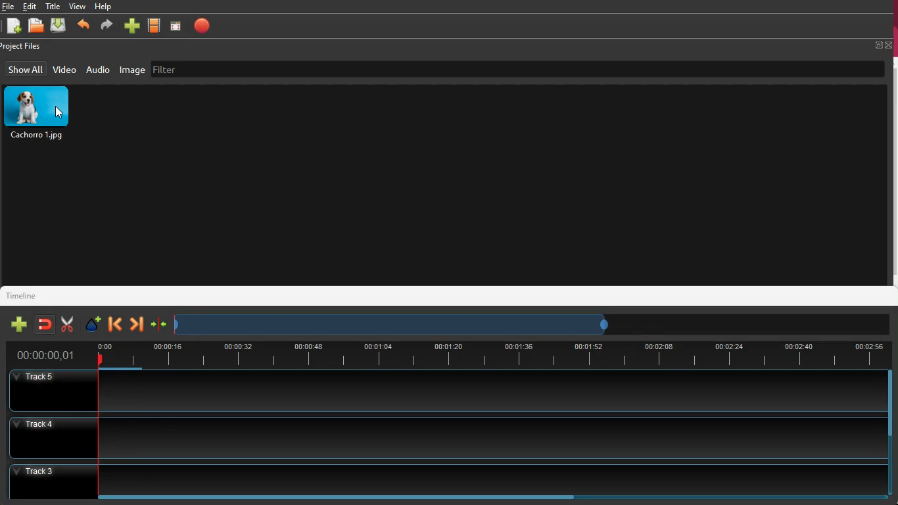 Image resolution: width=898 pixels, height=505 pixels. I want to click on track, so click(442, 438).